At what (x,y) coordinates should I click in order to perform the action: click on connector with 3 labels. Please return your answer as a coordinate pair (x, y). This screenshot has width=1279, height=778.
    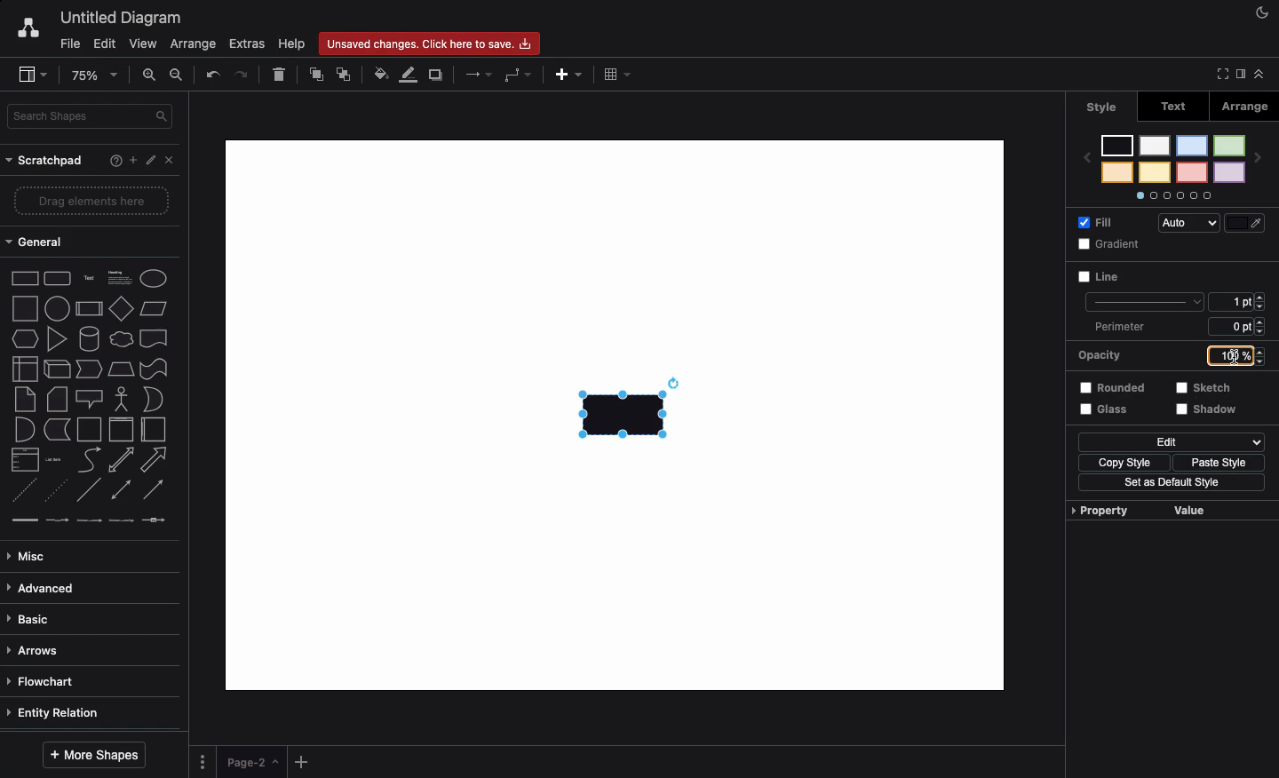
    Looking at the image, I should click on (121, 520).